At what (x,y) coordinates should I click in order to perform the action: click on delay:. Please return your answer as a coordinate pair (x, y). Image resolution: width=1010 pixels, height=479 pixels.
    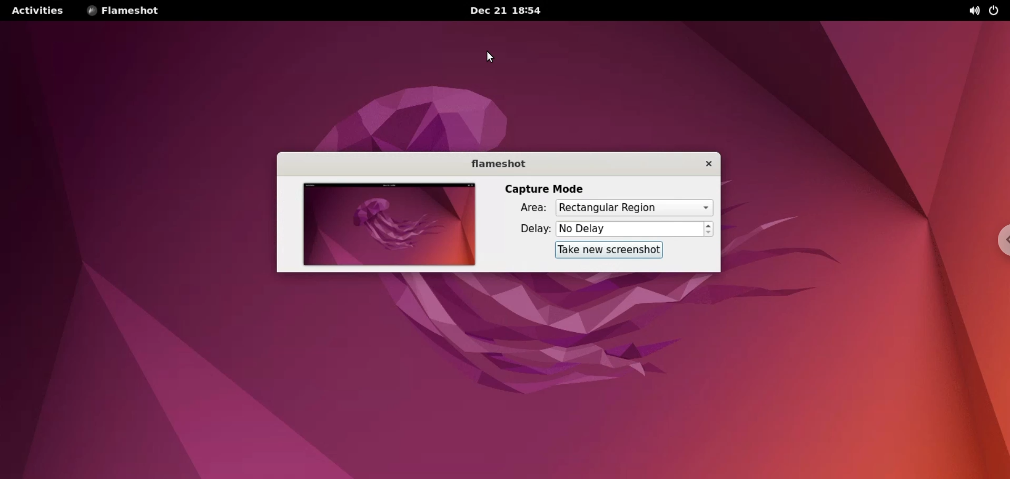
    Looking at the image, I should click on (527, 231).